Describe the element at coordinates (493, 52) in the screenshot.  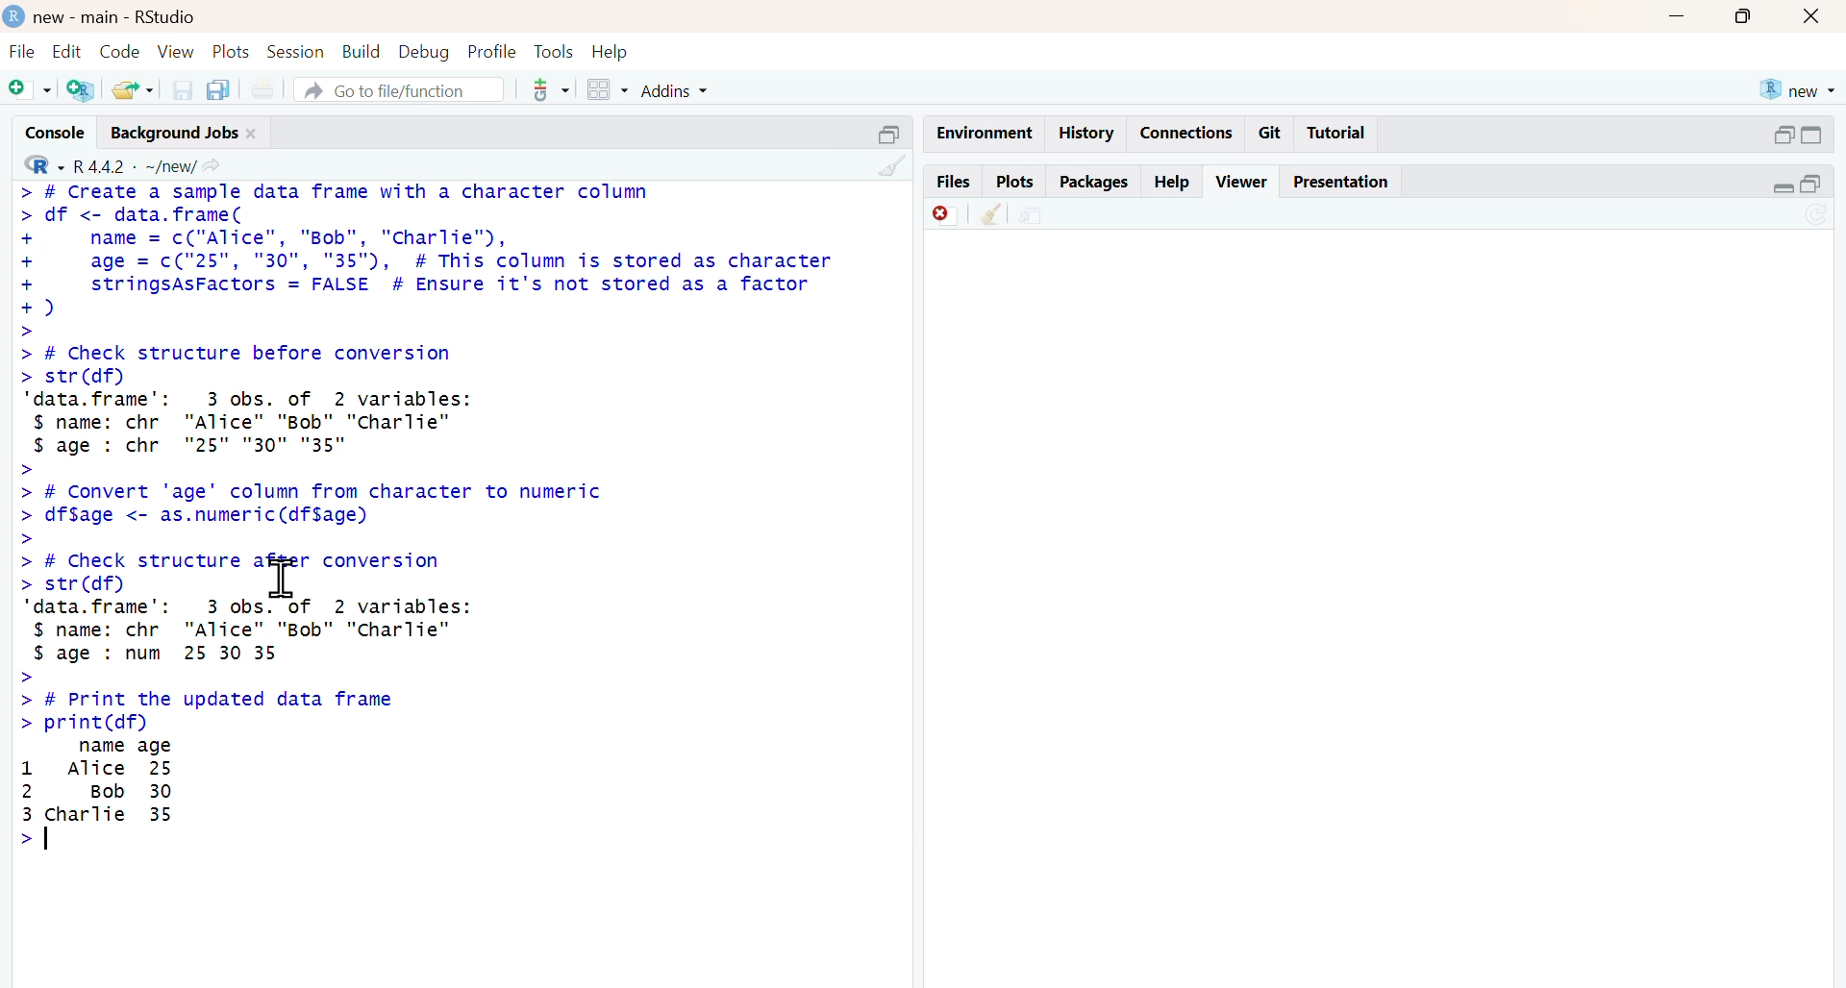
I see `profile` at that location.